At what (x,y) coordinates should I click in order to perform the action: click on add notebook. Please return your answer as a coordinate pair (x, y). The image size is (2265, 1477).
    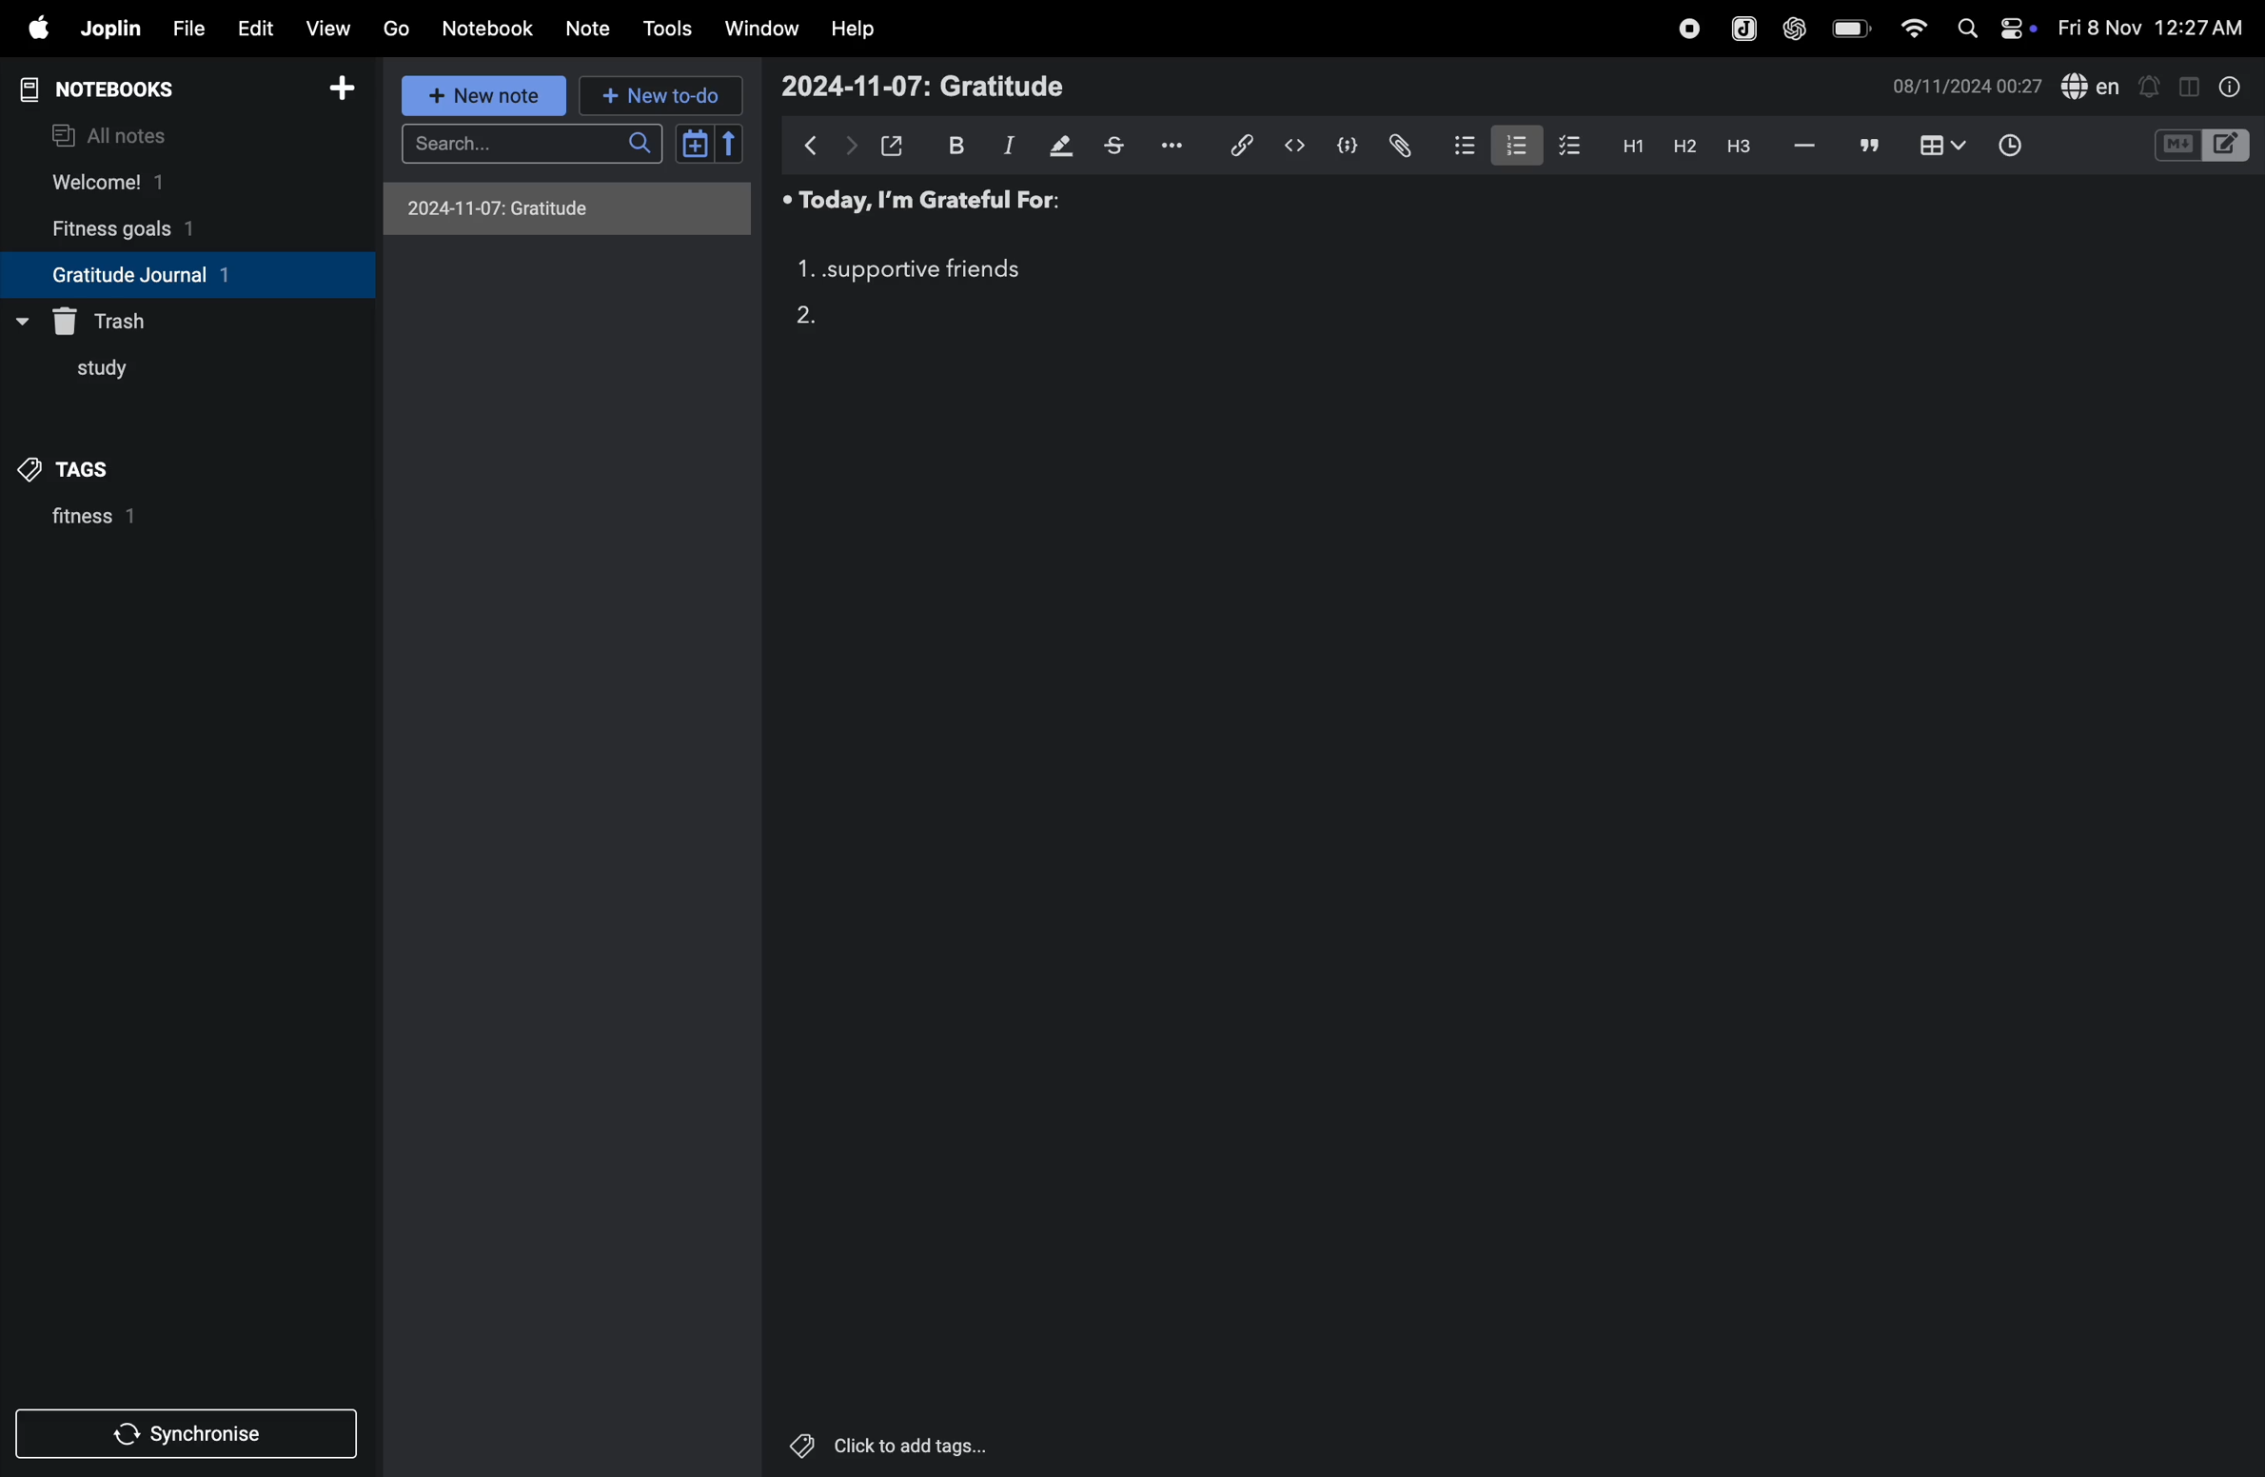
    Looking at the image, I should click on (333, 89).